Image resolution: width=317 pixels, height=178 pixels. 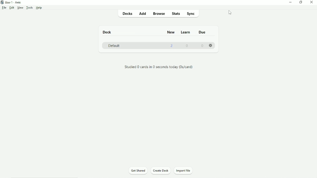 What do you see at coordinates (172, 46) in the screenshot?
I see `2` at bounding box center [172, 46].